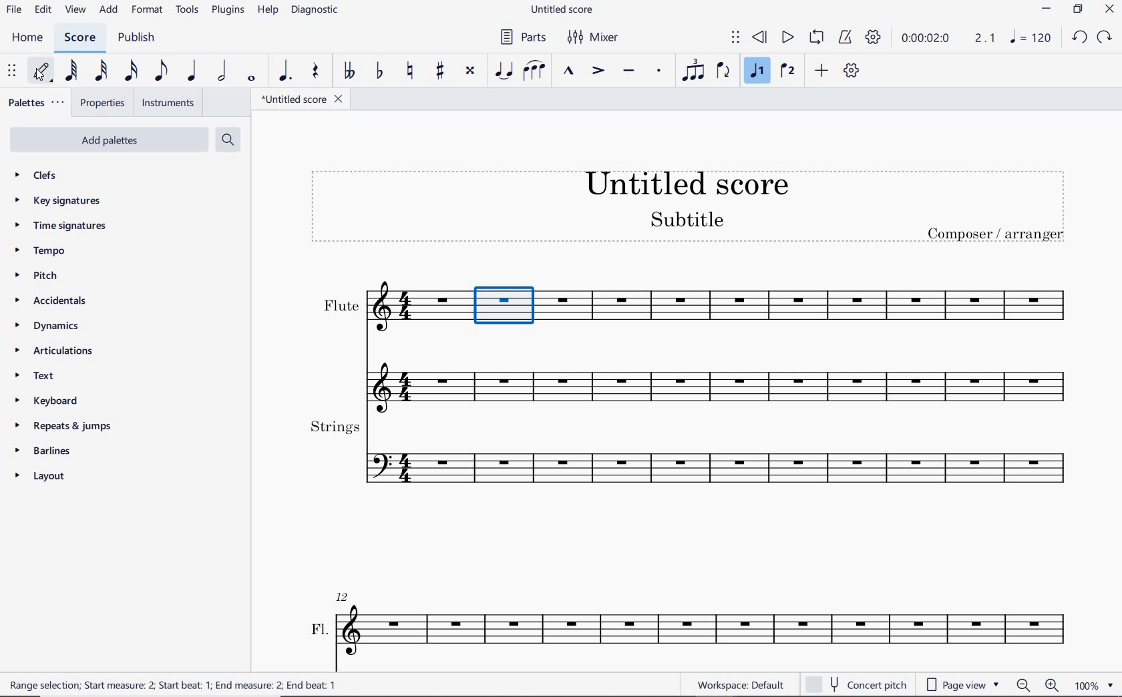  I want to click on pitch, so click(37, 276).